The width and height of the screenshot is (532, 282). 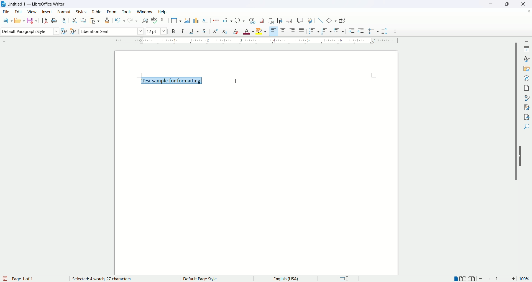 What do you see at coordinates (74, 31) in the screenshot?
I see `new style` at bounding box center [74, 31].